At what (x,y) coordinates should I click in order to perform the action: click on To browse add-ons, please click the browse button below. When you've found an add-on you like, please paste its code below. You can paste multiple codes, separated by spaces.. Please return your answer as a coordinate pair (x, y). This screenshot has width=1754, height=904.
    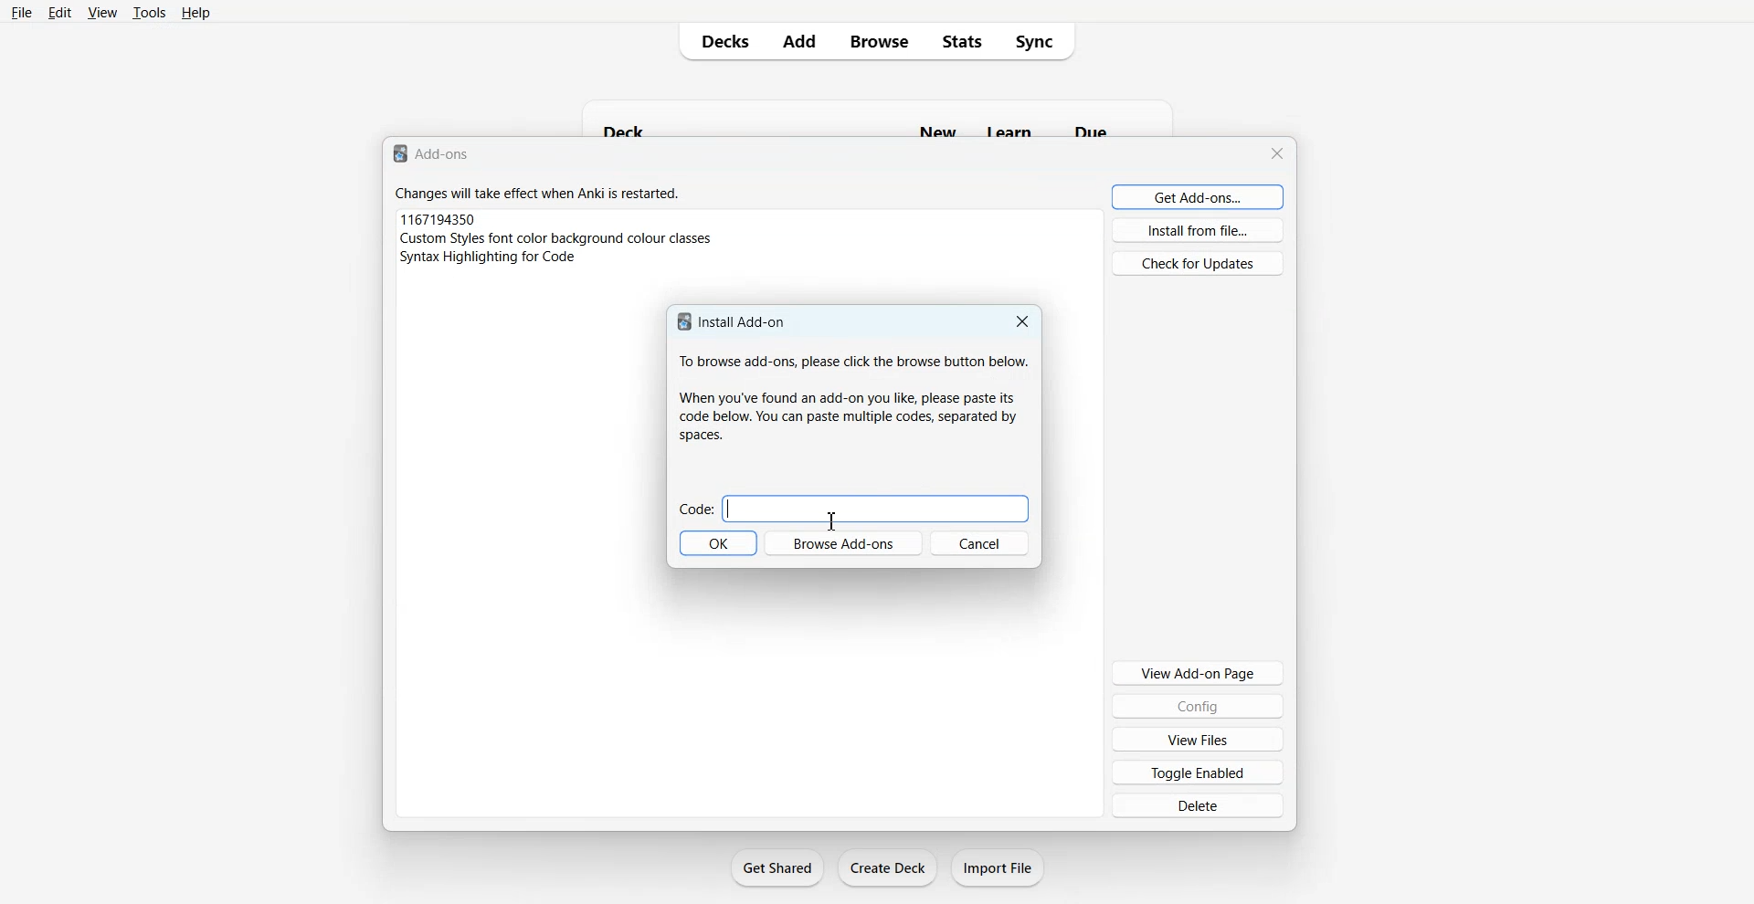
    Looking at the image, I should click on (851, 403).